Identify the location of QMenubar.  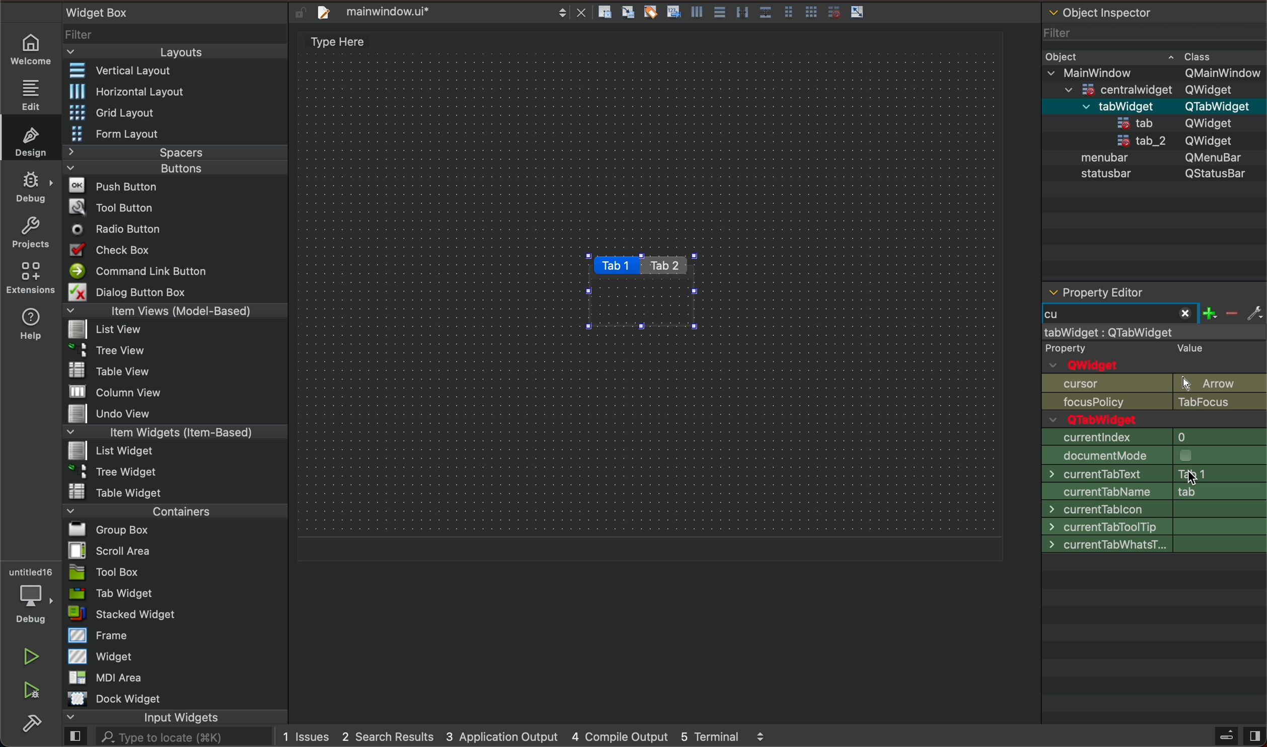
(1205, 159).